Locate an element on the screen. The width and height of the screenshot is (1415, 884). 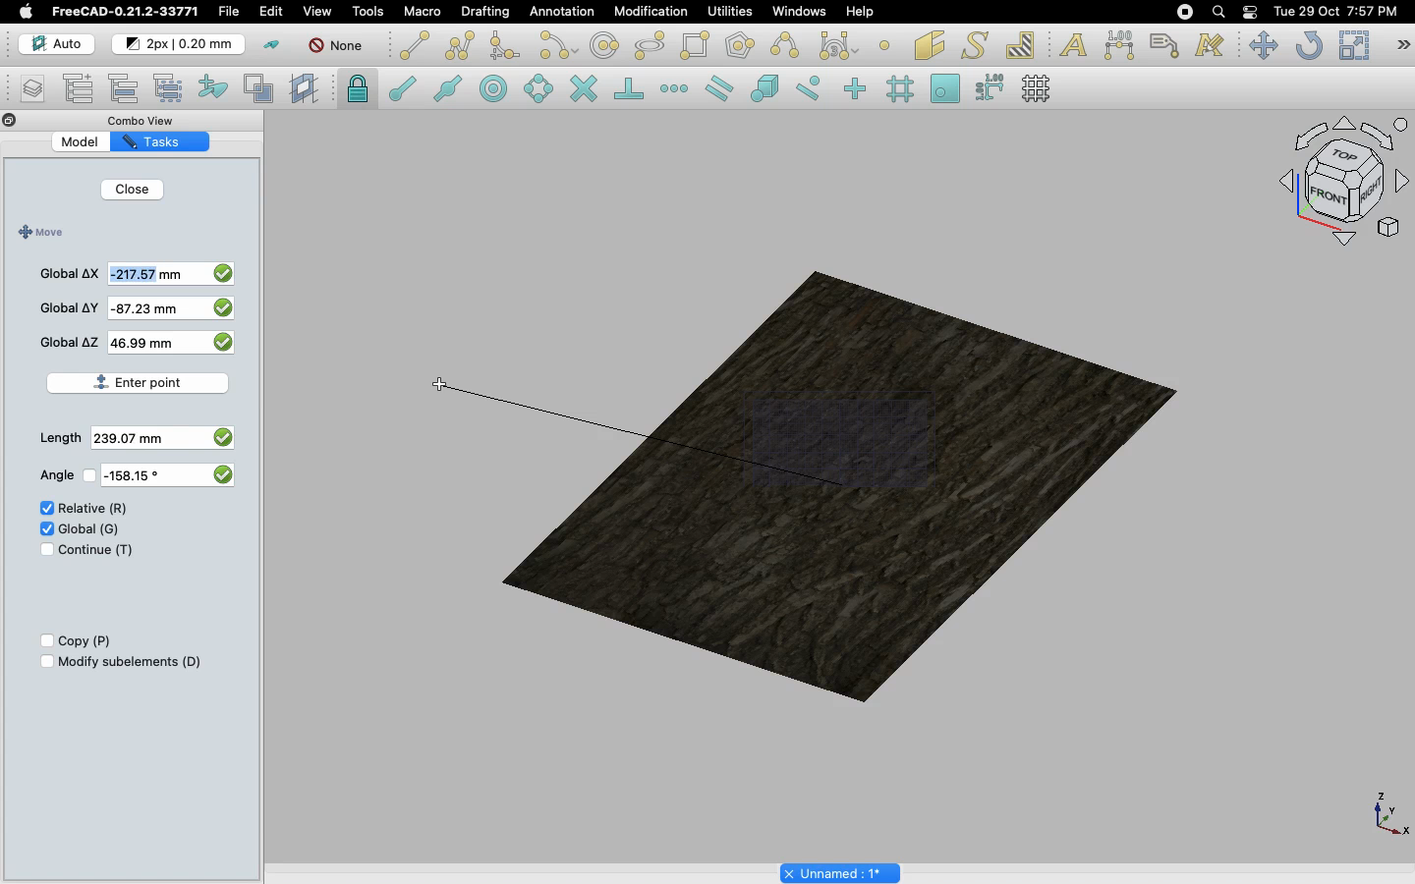
Help is located at coordinates (860, 11).